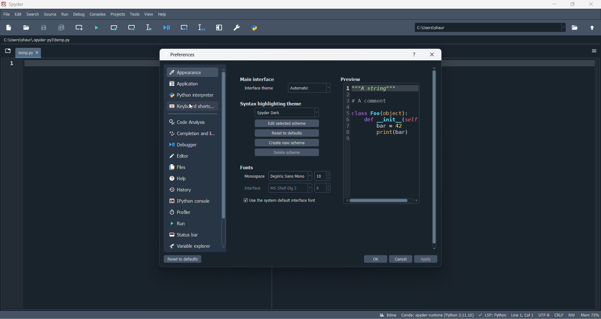  What do you see at coordinates (544, 314) in the screenshot?
I see `chatset` at bounding box center [544, 314].